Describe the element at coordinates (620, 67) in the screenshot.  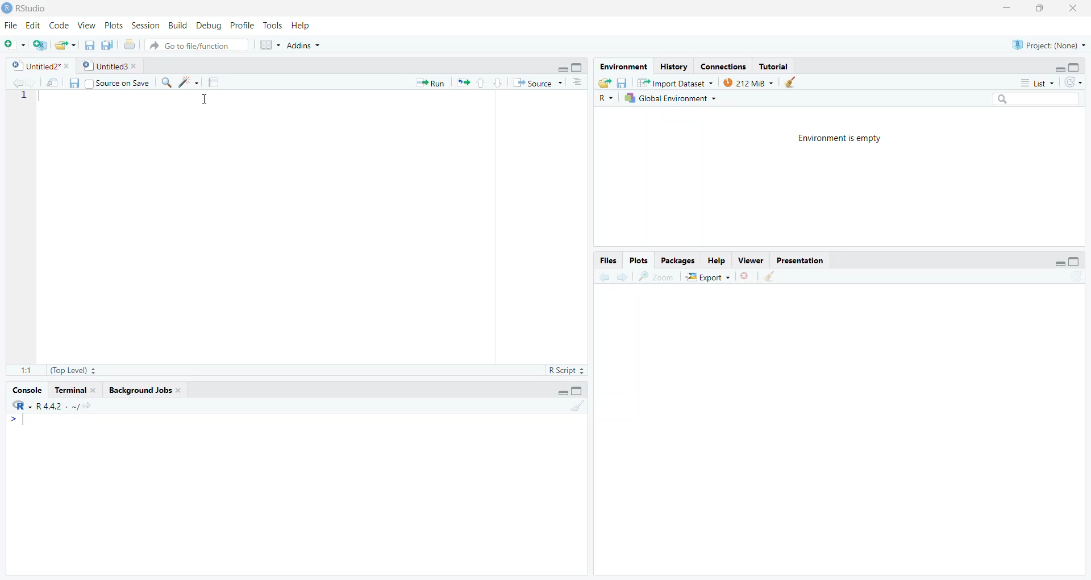
I see `environment` at that location.